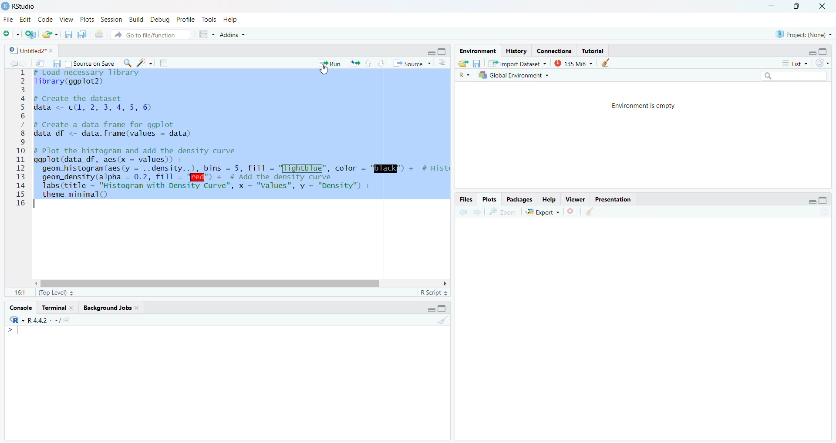 The width and height of the screenshot is (836, 443). Describe the element at coordinates (823, 201) in the screenshot. I see `maximize` at that location.